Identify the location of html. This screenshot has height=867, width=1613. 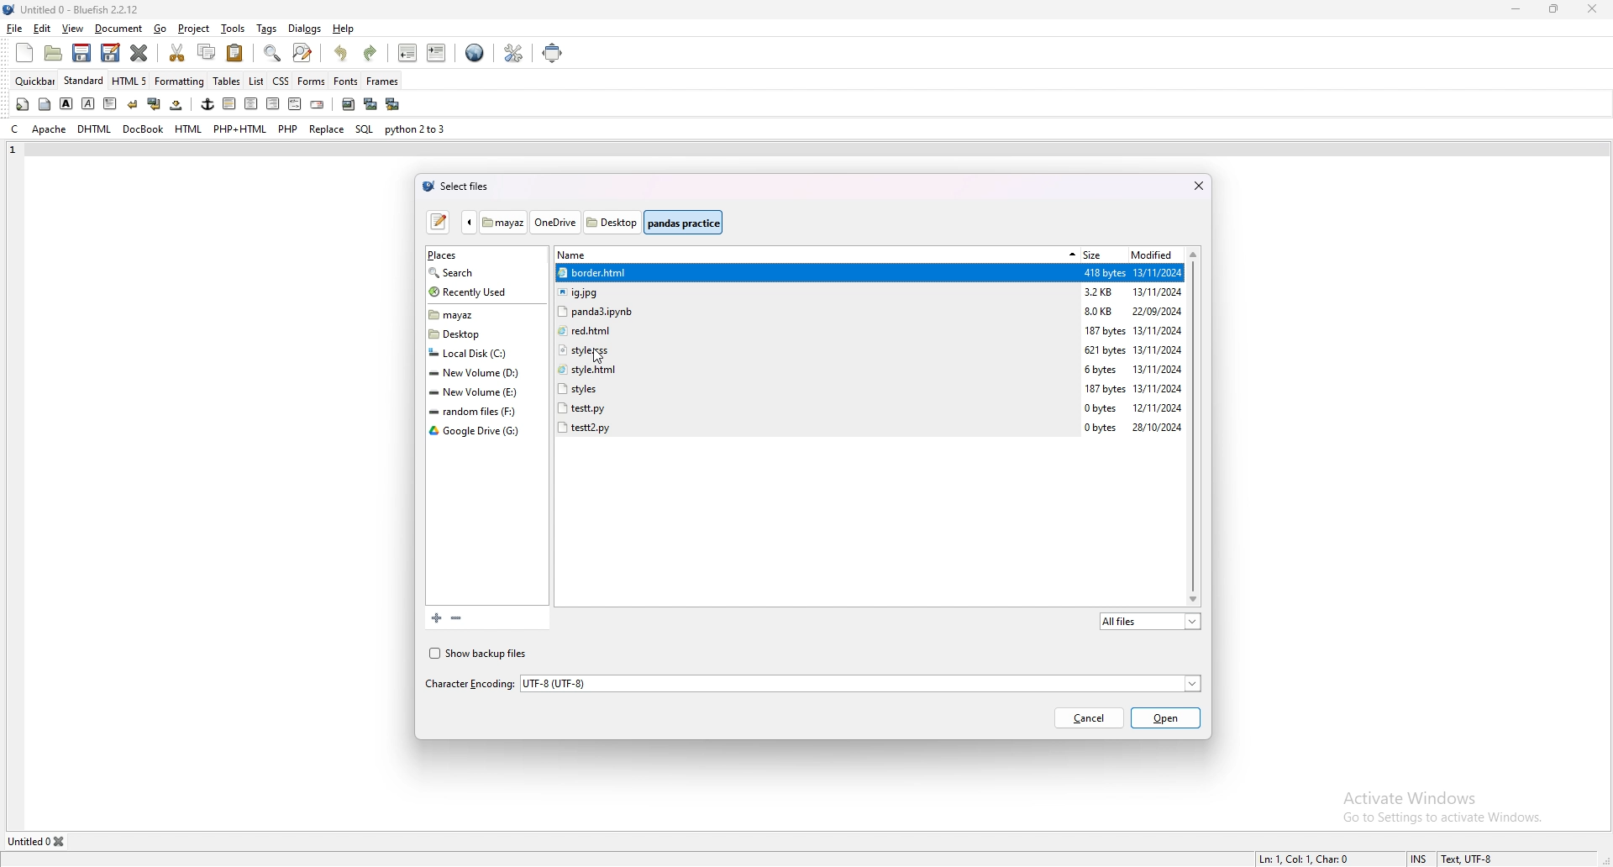
(189, 129).